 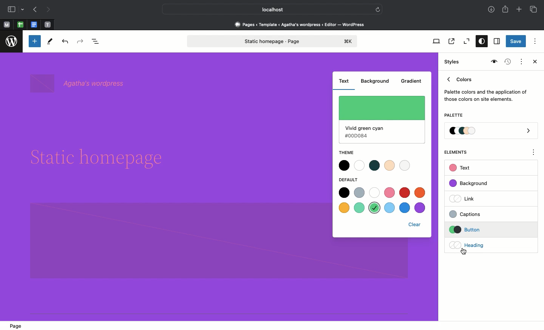 What do you see at coordinates (453, 62) in the screenshot?
I see `Styles` at bounding box center [453, 62].